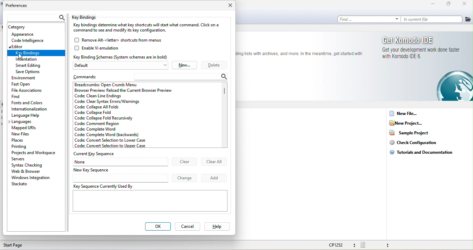 The height and width of the screenshot is (250, 473). Describe the element at coordinates (99, 107) in the screenshot. I see `code collapse all folds` at that location.